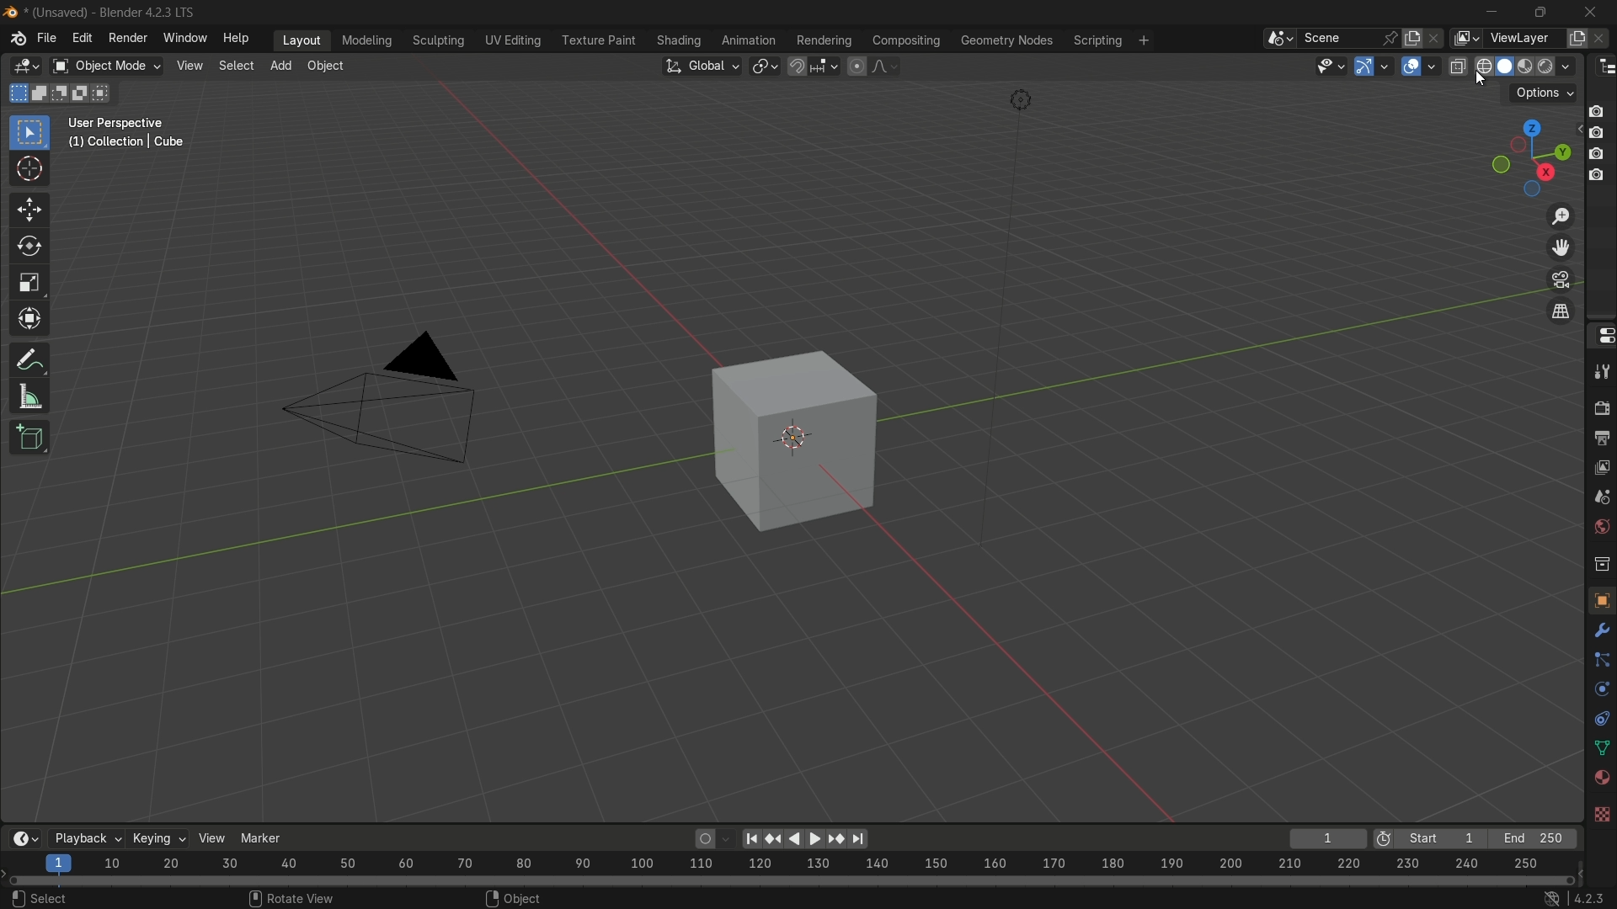 The width and height of the screenshot is (1617, 909). Describe the element at coordinates (28, 397) in the screenshot. I see `measure` at that location.